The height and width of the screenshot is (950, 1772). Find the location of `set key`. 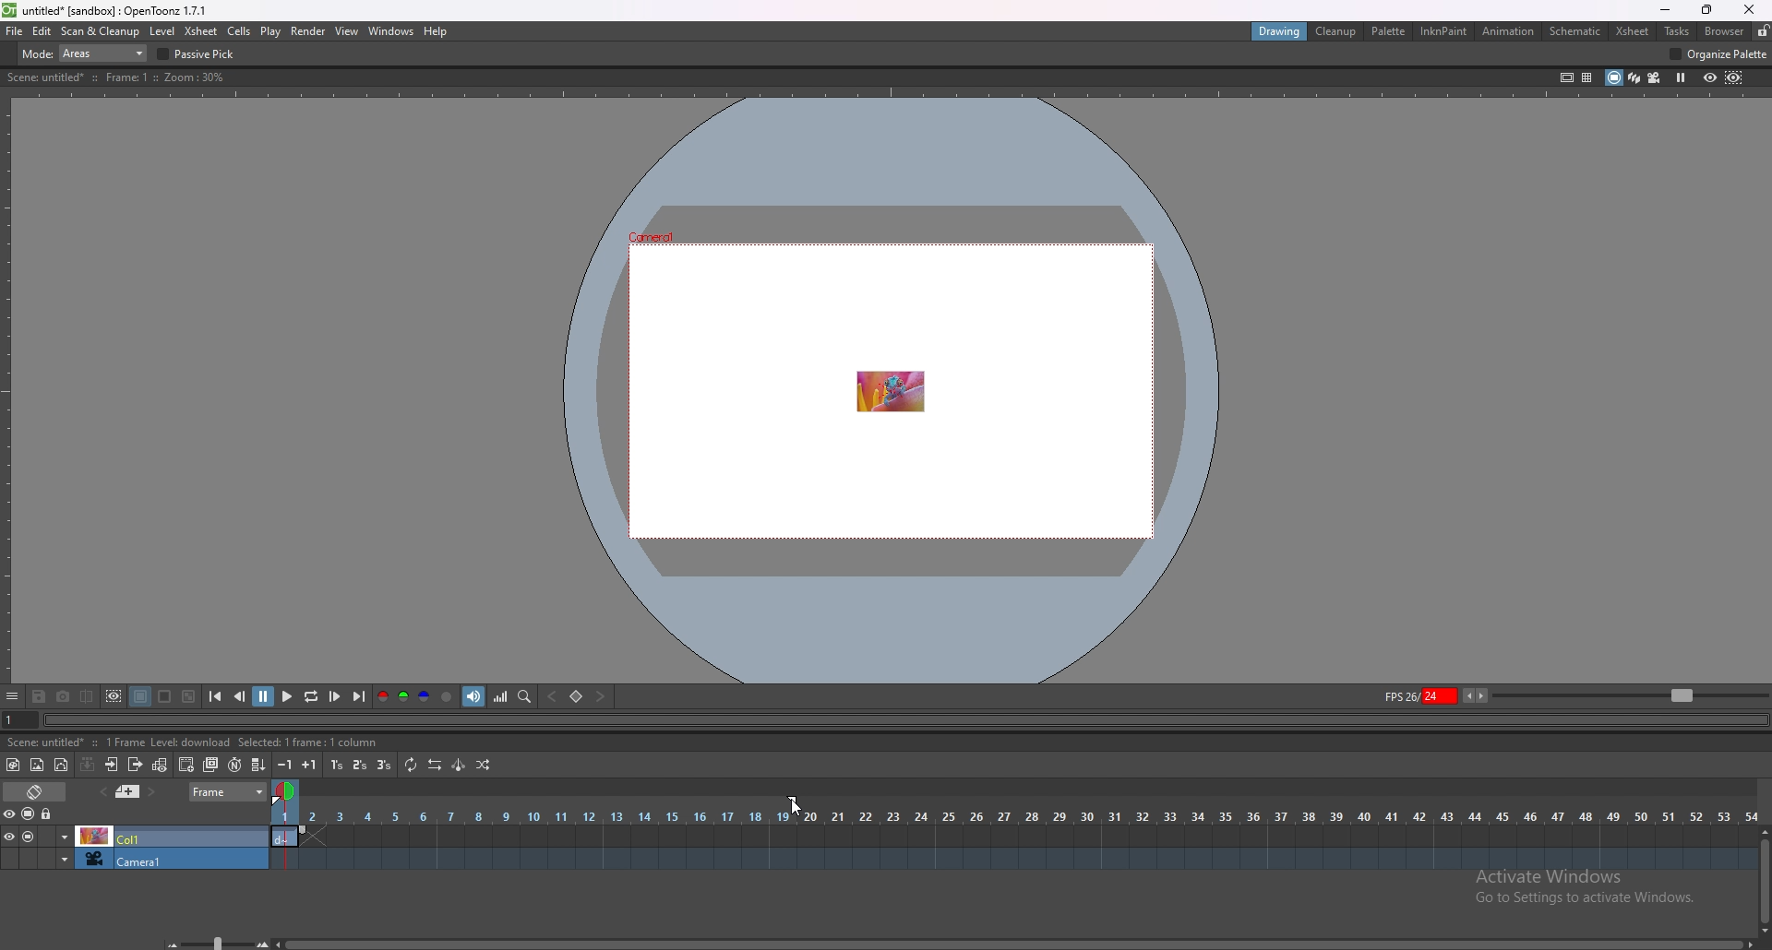

set key is located at coordinates (578, 695).